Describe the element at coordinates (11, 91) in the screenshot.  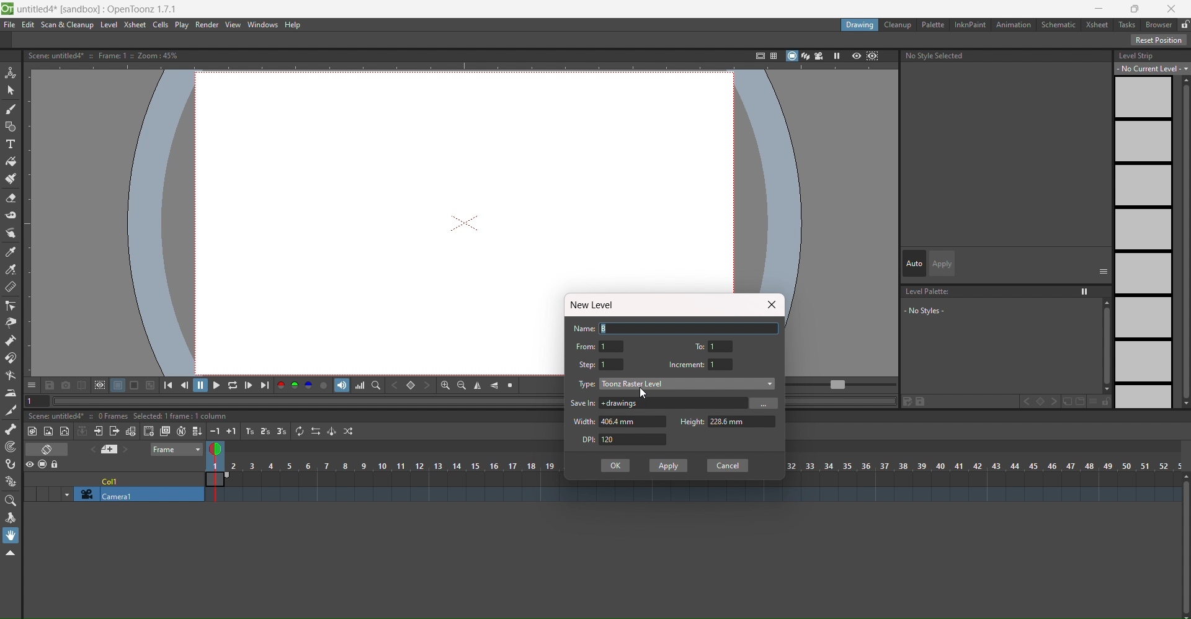
I see `selection tool ` at that location.